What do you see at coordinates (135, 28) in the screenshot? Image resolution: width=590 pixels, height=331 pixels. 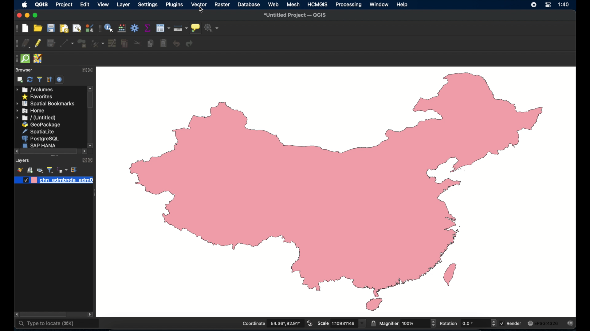 I see `toolbox` at bounding box center [135, 28].